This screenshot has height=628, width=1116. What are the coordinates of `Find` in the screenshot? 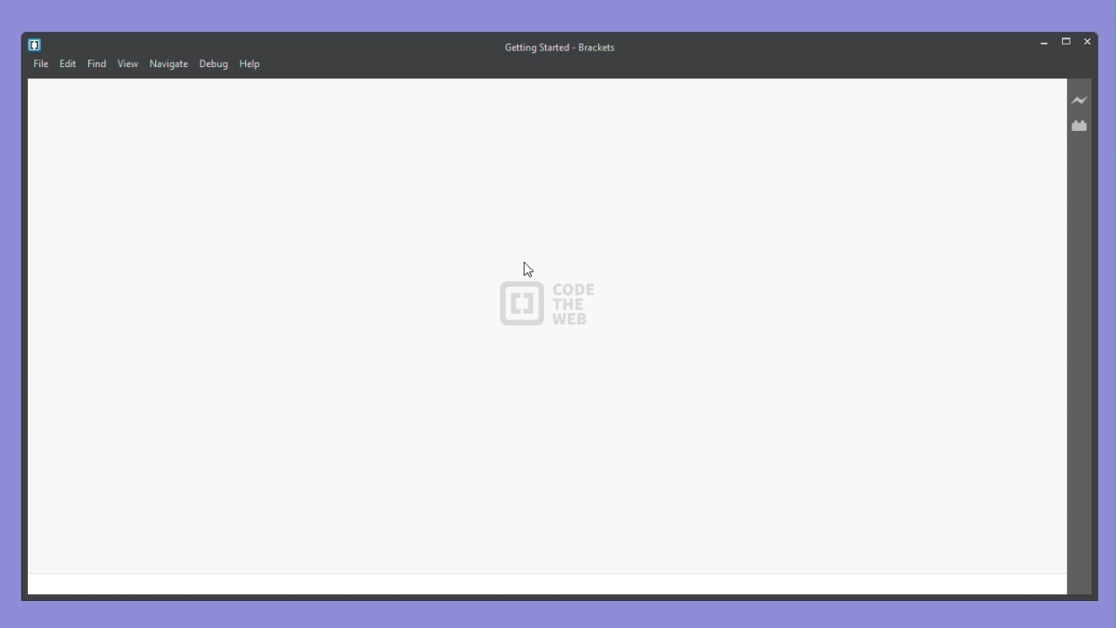 It's located at (98, 65).